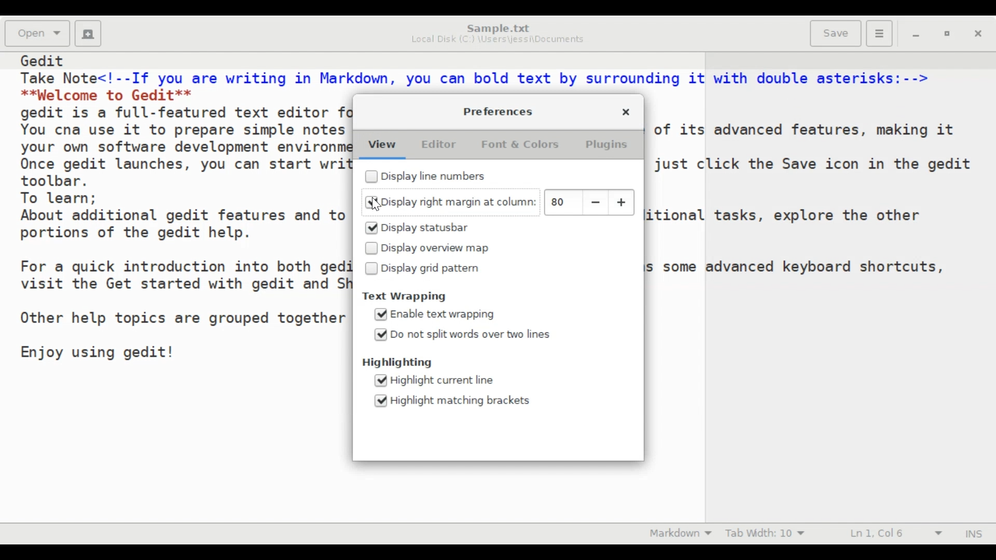 The image size is (996, 560). Describe the element at coordinates (561, 202) in the screenshot. I see `80` at that location.